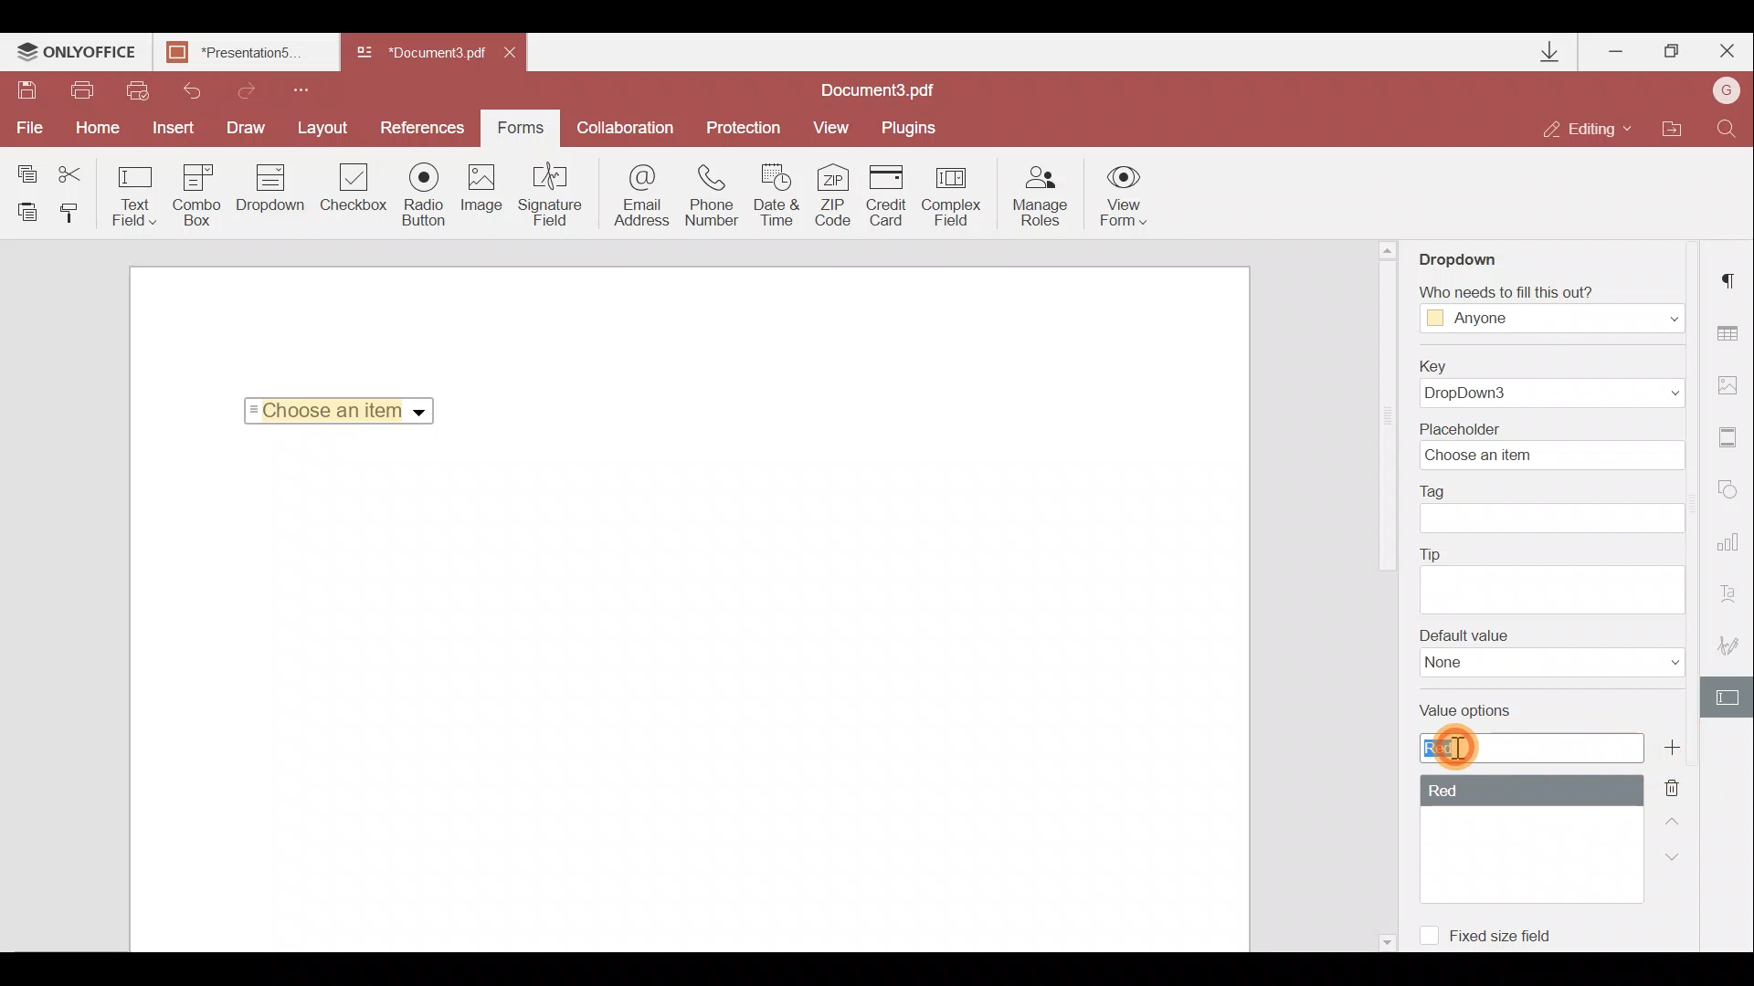  What do you see at coordinates (1613, 51) in the screenshot?
I see `Minimize` at bounding box center [1613, 51].